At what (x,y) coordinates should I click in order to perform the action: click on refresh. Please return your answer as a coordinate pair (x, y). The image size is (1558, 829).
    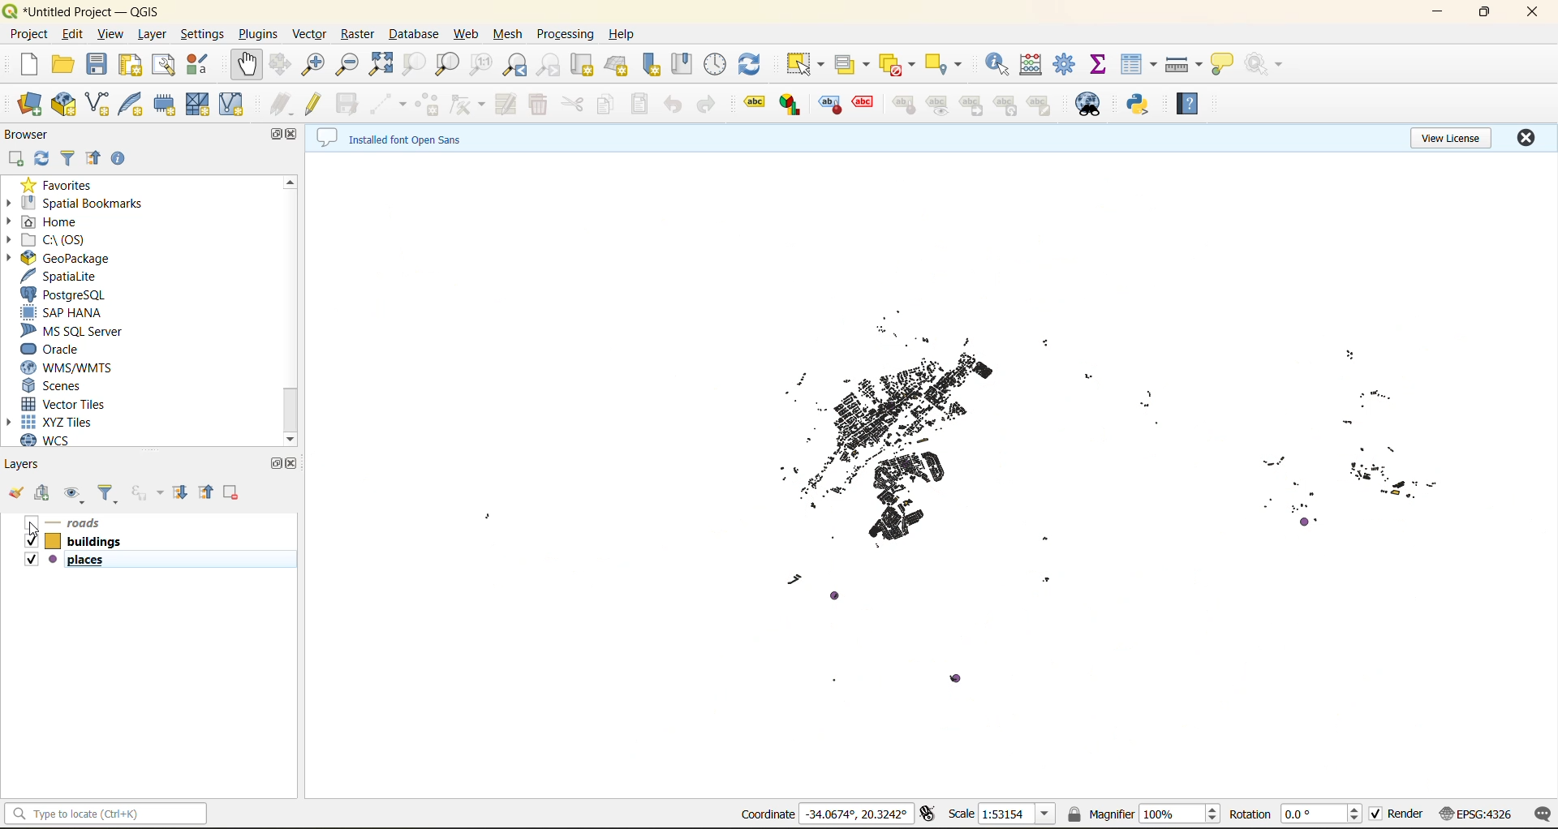
    Looking at the image, I should click on (44, 163).